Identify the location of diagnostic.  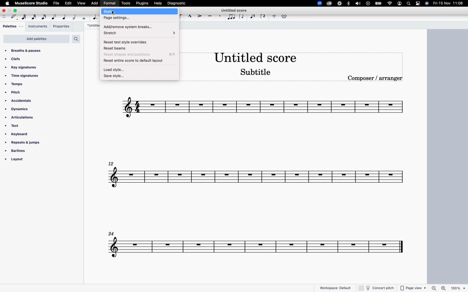
(177, 4).